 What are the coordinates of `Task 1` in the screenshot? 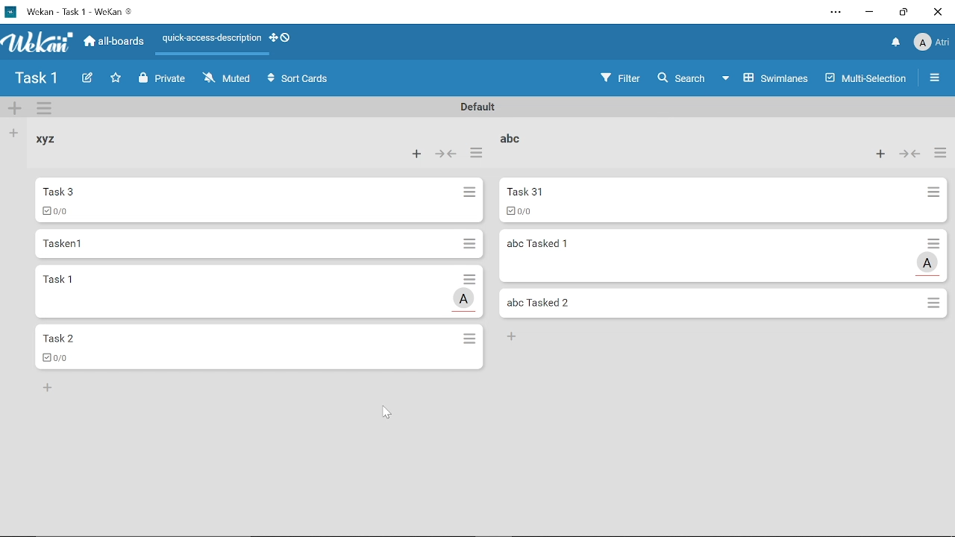 It's located at (254, 292).